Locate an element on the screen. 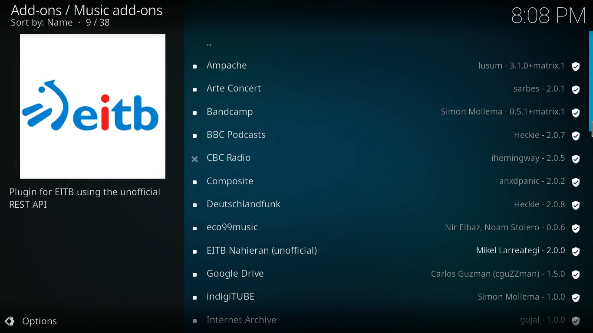 The width and height of the screenshot is (593, 333). provide is located at coordinates (527, 64).